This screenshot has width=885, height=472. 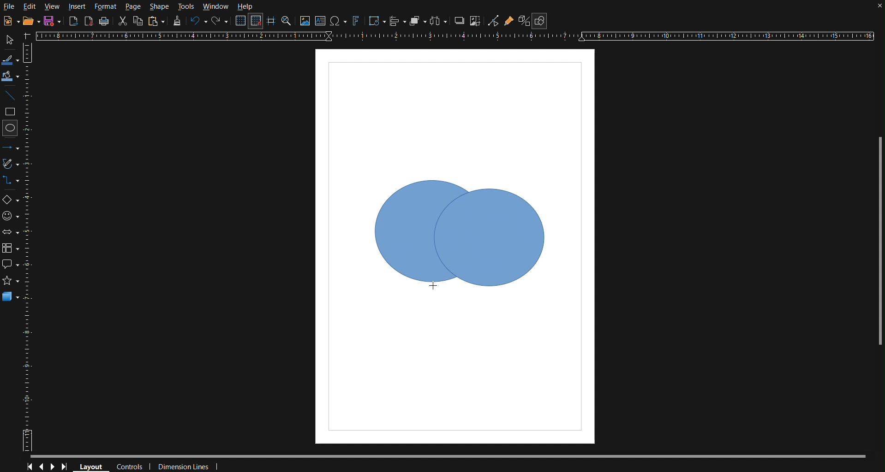 I want to click on Circle 2 (Dragged), so click(x=503, y=238).